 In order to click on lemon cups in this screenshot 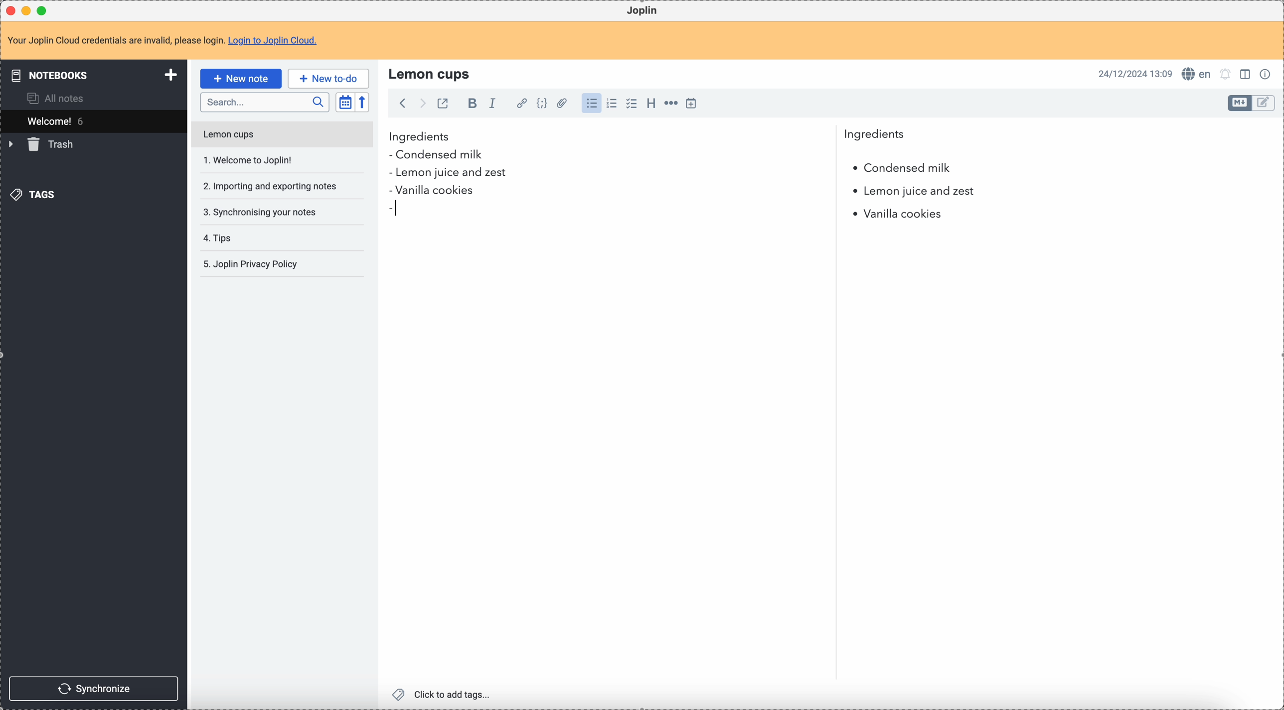, I will do `click(281, 136)`.